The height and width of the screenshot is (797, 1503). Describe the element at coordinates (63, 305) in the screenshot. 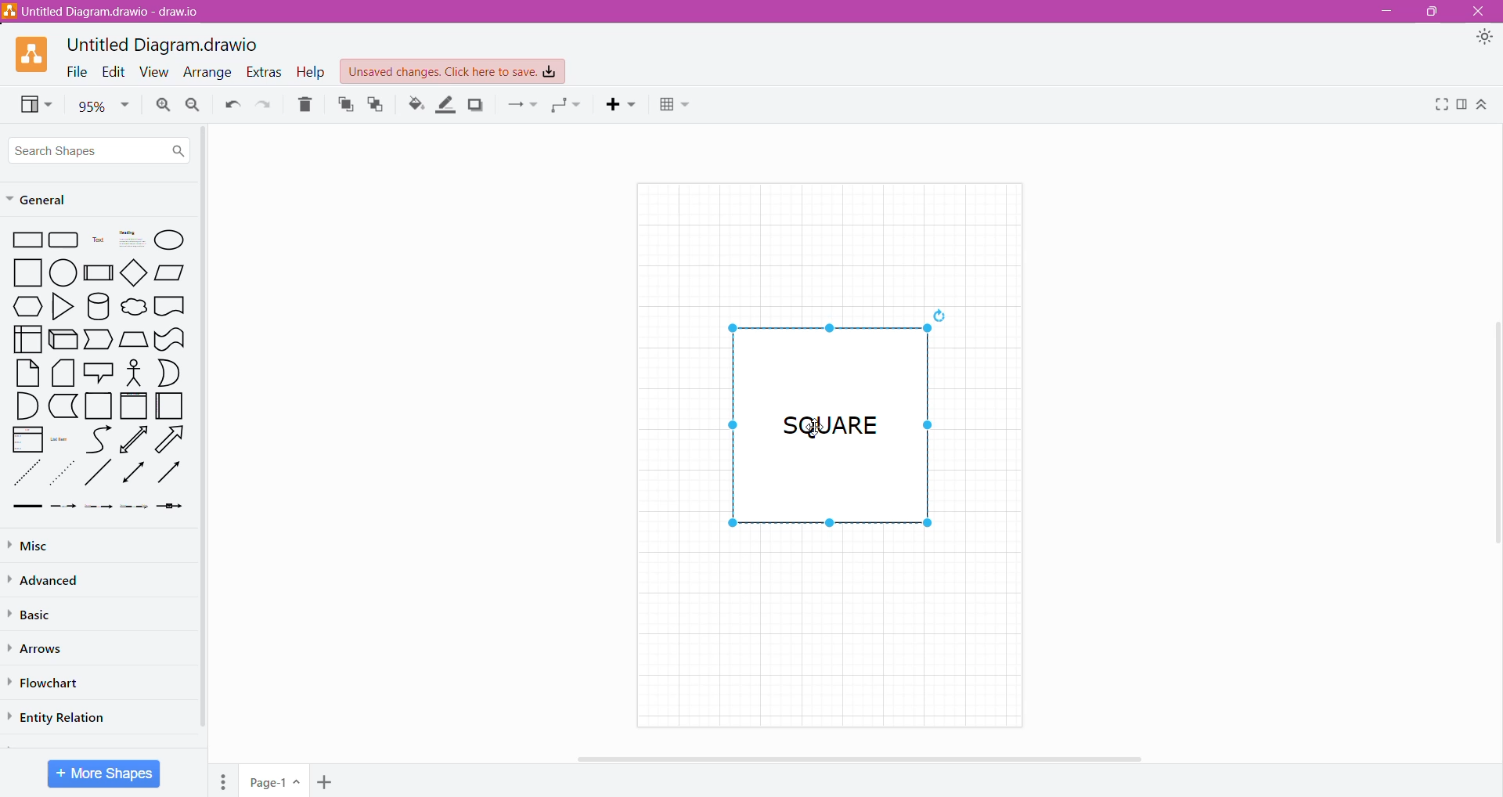

I see `Triangle` at that location.